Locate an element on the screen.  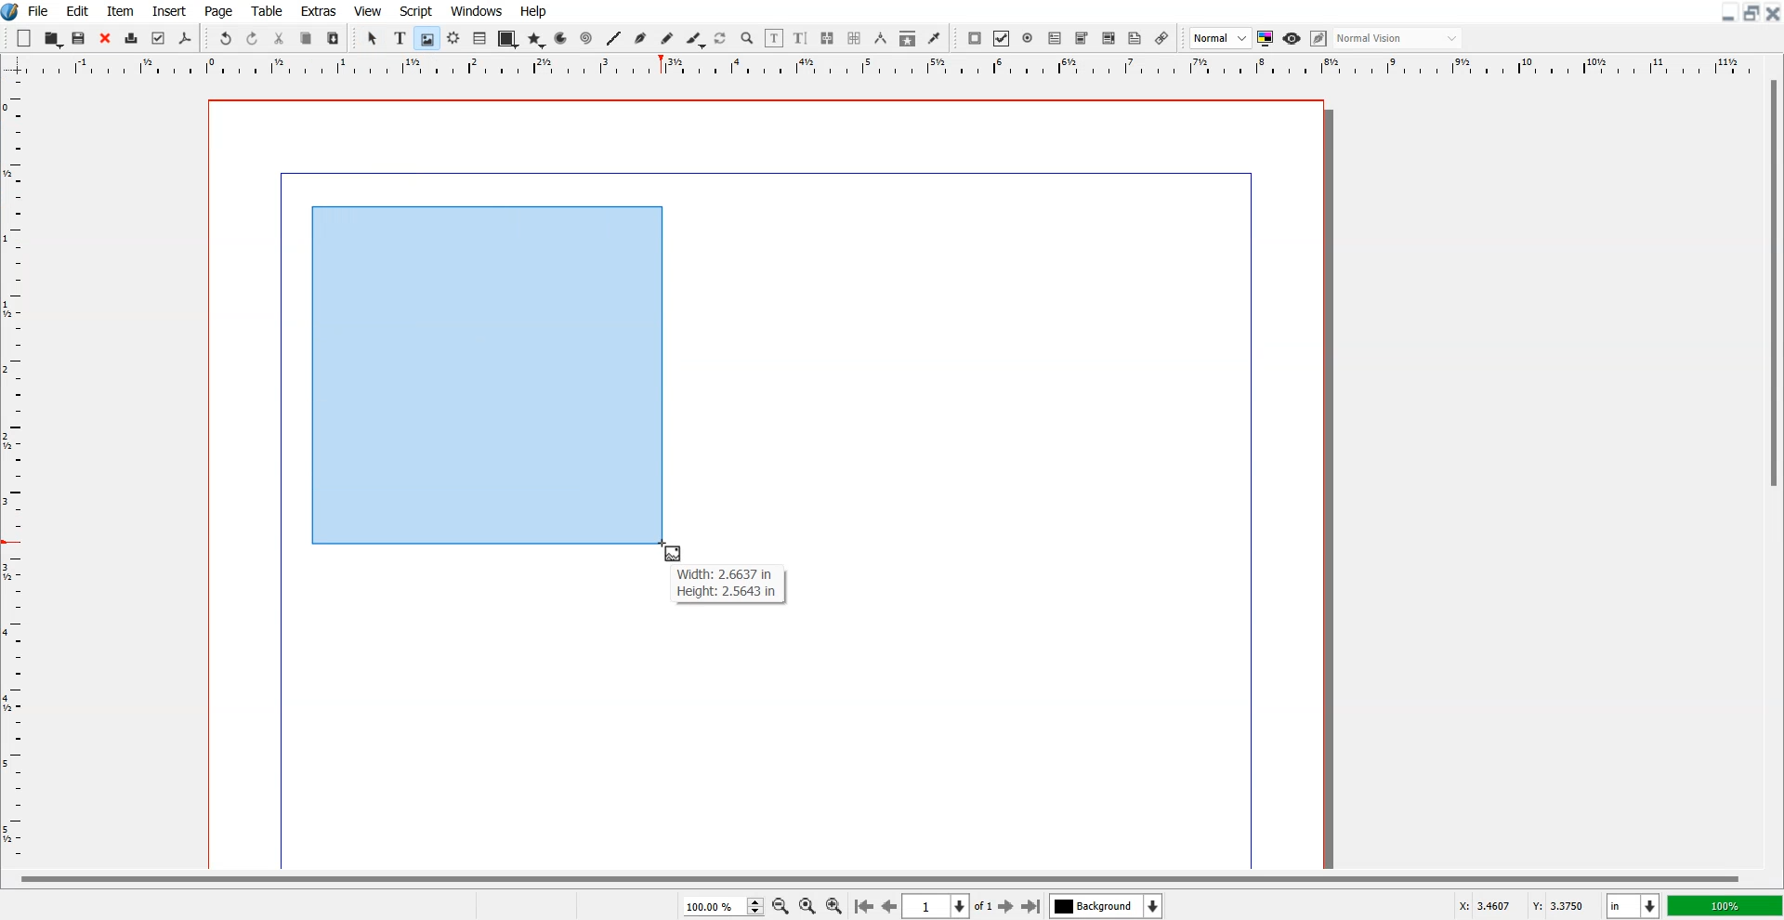
Insert is located at coordinates (167, 10).